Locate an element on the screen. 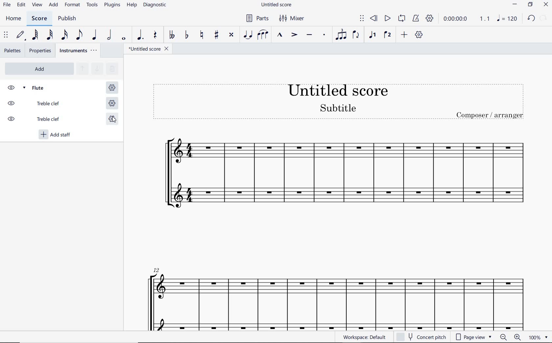 This screenshot has width=552, height=343. DEFAULT (STEP TIME) is located at coordinates (21, 35).